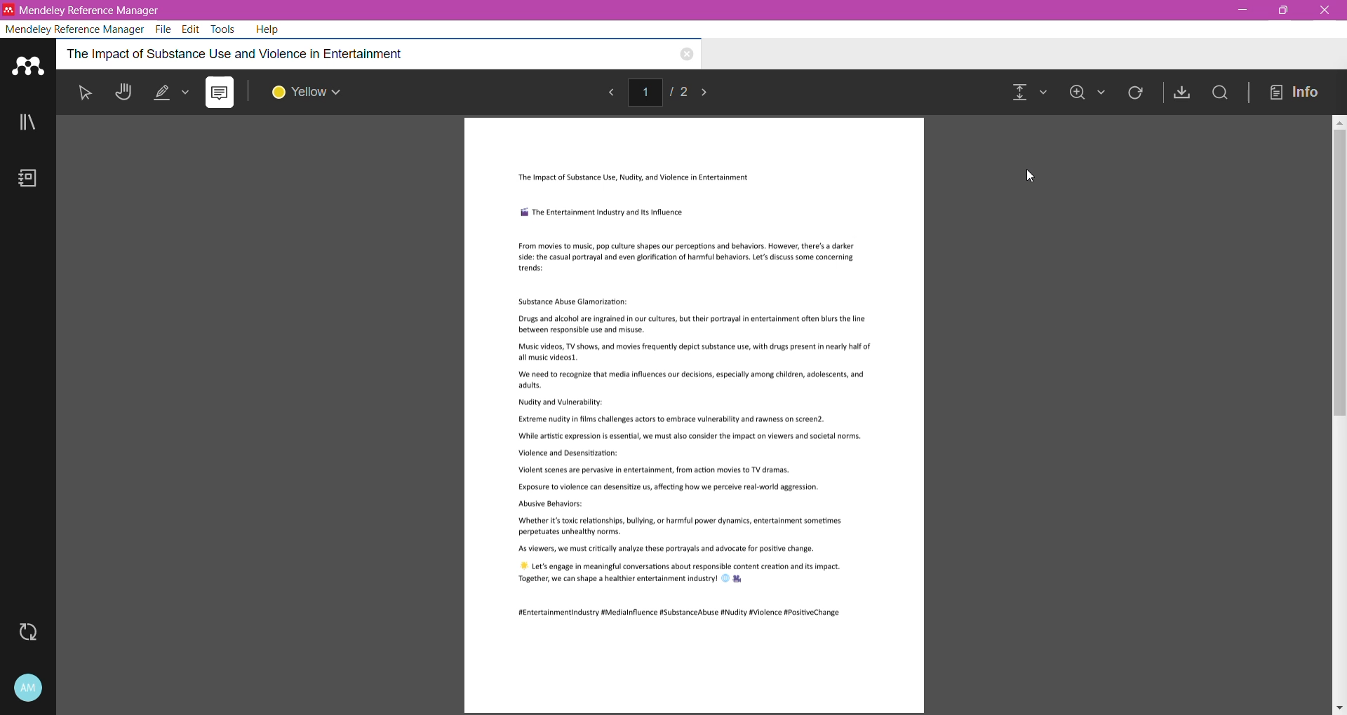  What do you see at coordinates (1242, 11) in the screenshot?
I see `Minimize` at bounding box center [1242, 11].